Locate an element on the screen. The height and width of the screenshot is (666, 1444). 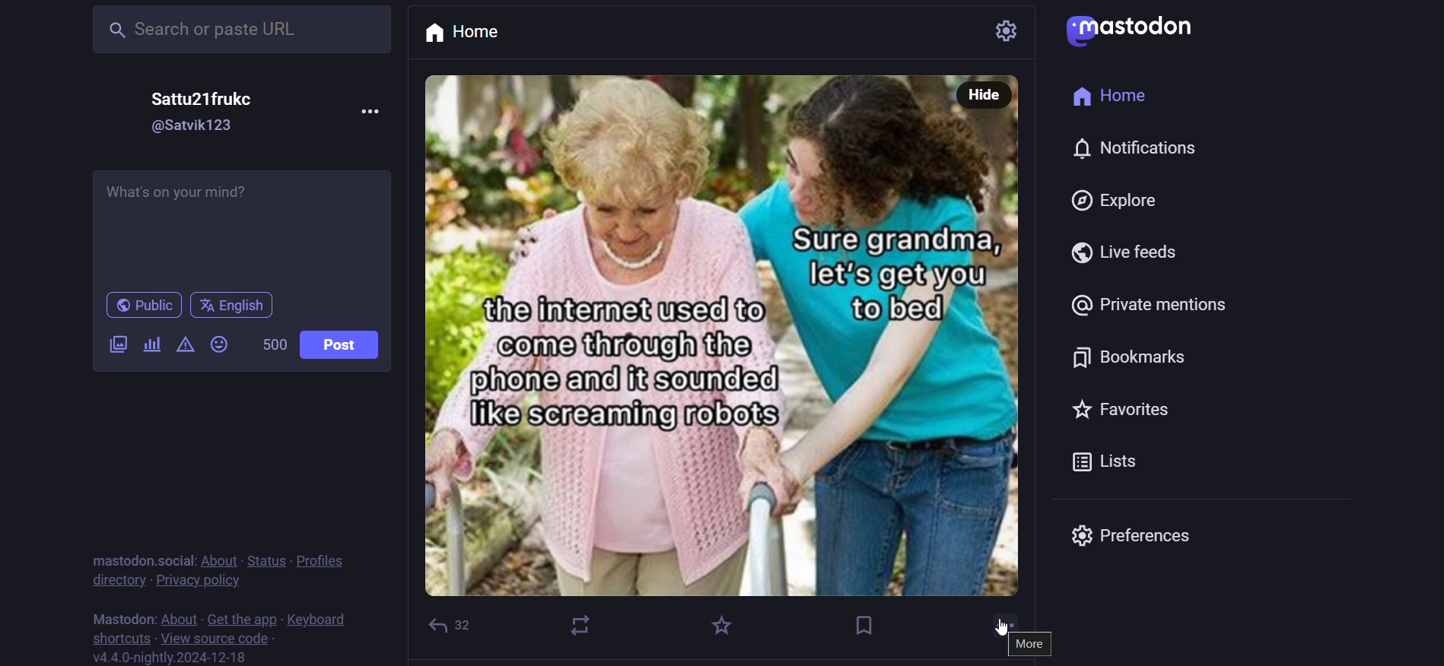
more is located at coordinates (998, 621).